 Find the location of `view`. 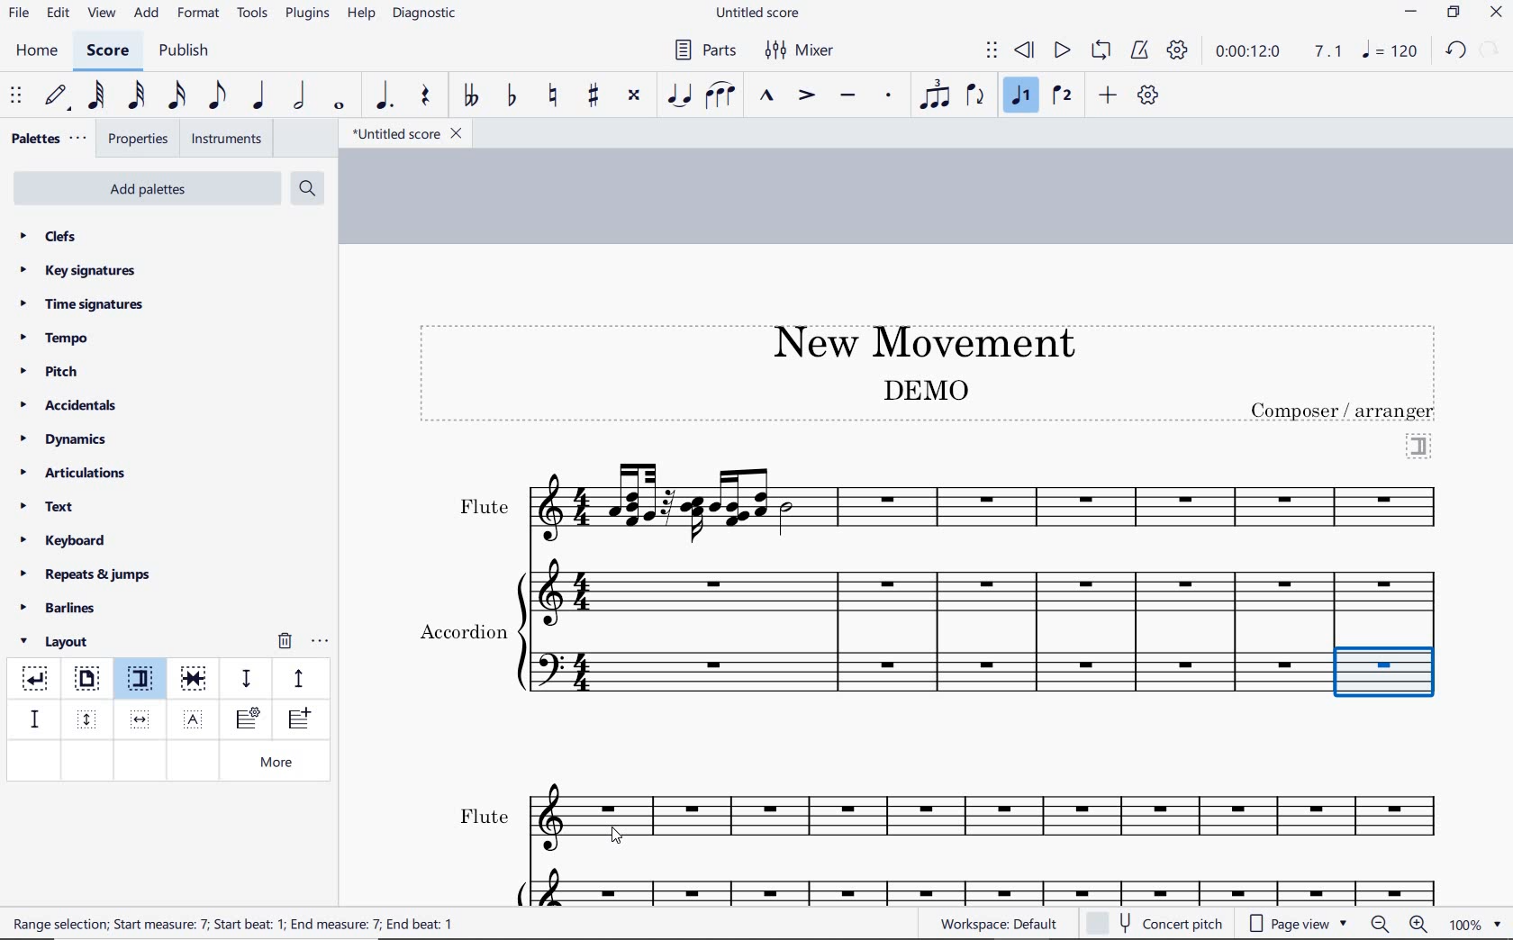

view is located at coordinates (99, 14).